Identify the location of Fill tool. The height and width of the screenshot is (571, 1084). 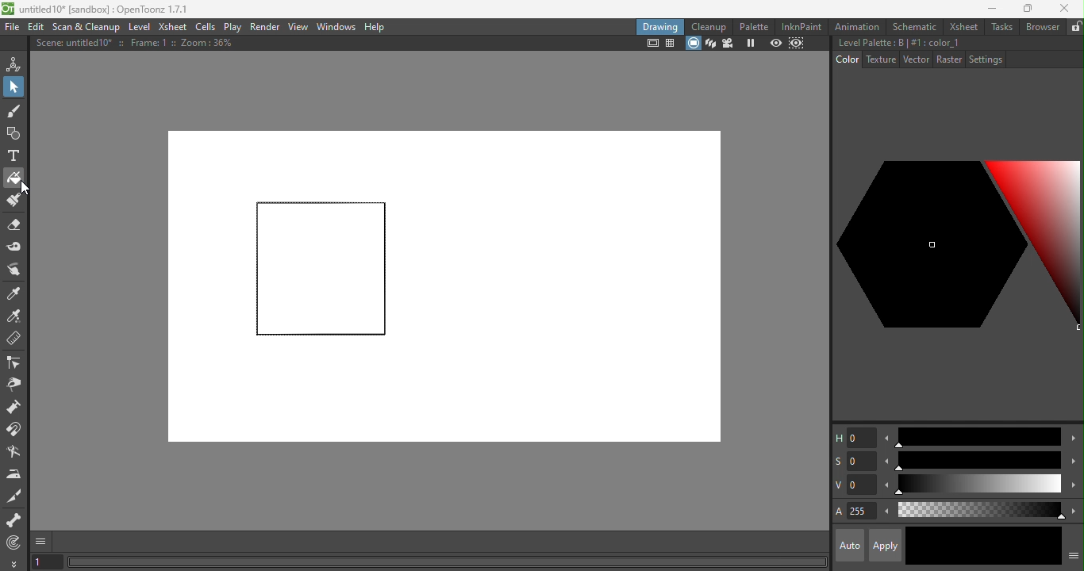
(13, 177).